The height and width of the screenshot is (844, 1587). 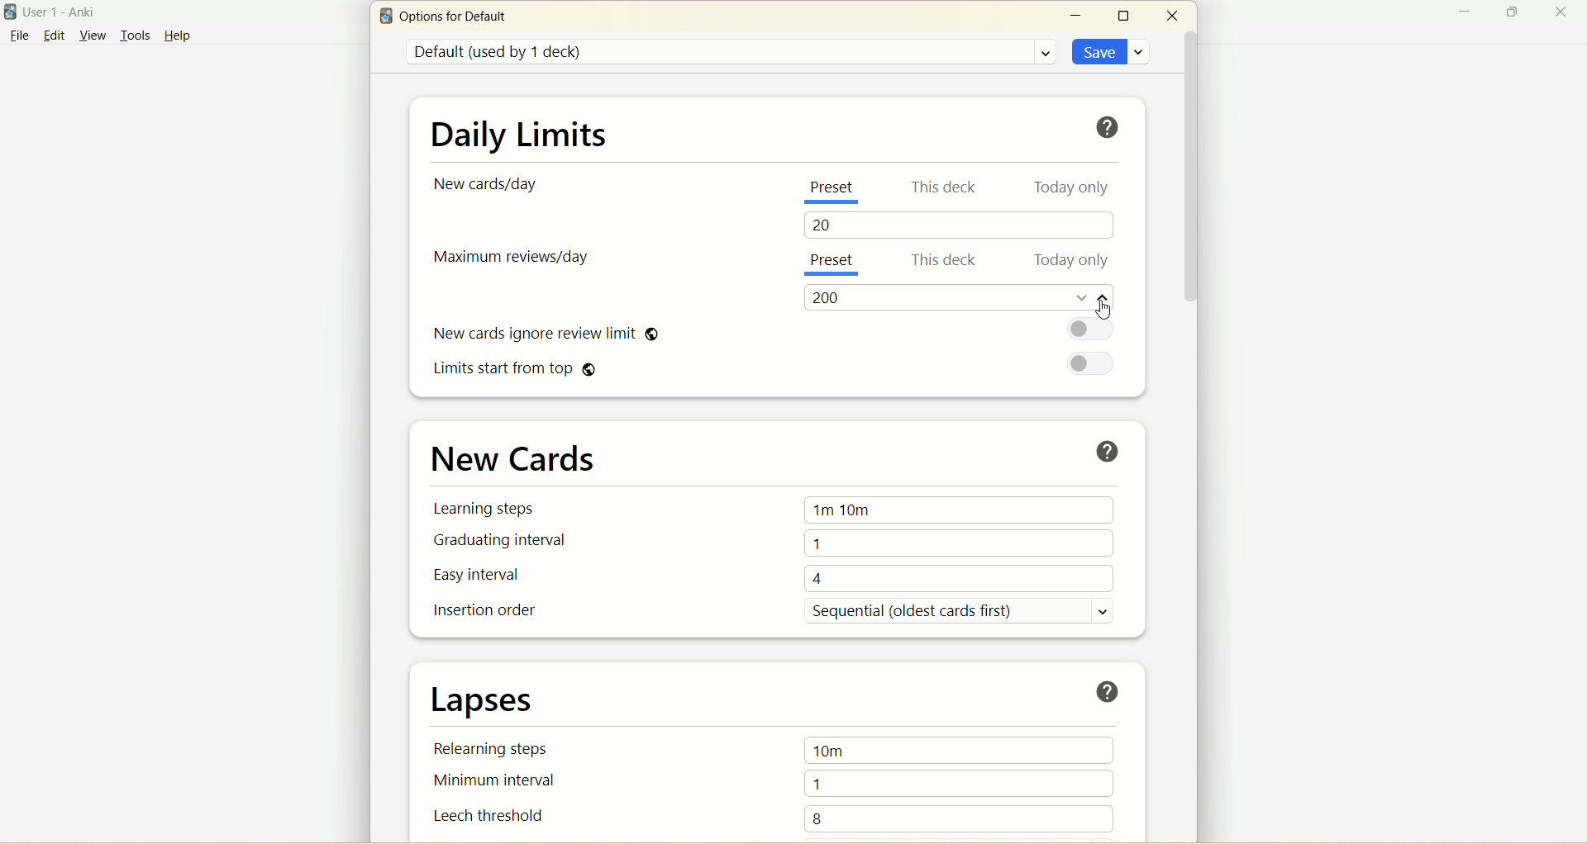 What do you see at coordinates (1094, 332) in the screenshot?
I see `toggle button` at bounding box center [1094, 332].